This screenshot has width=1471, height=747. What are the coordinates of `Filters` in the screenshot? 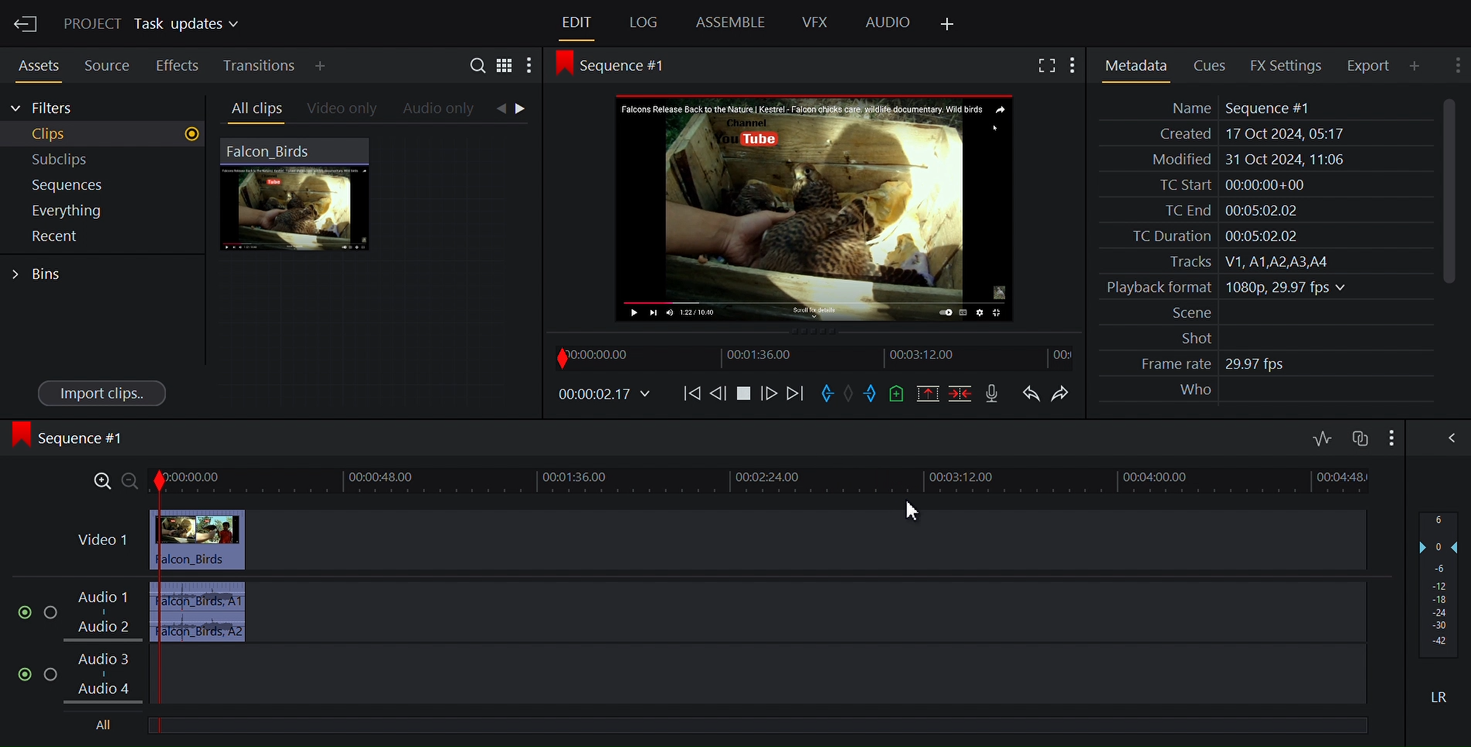 It's located at (44, 109).